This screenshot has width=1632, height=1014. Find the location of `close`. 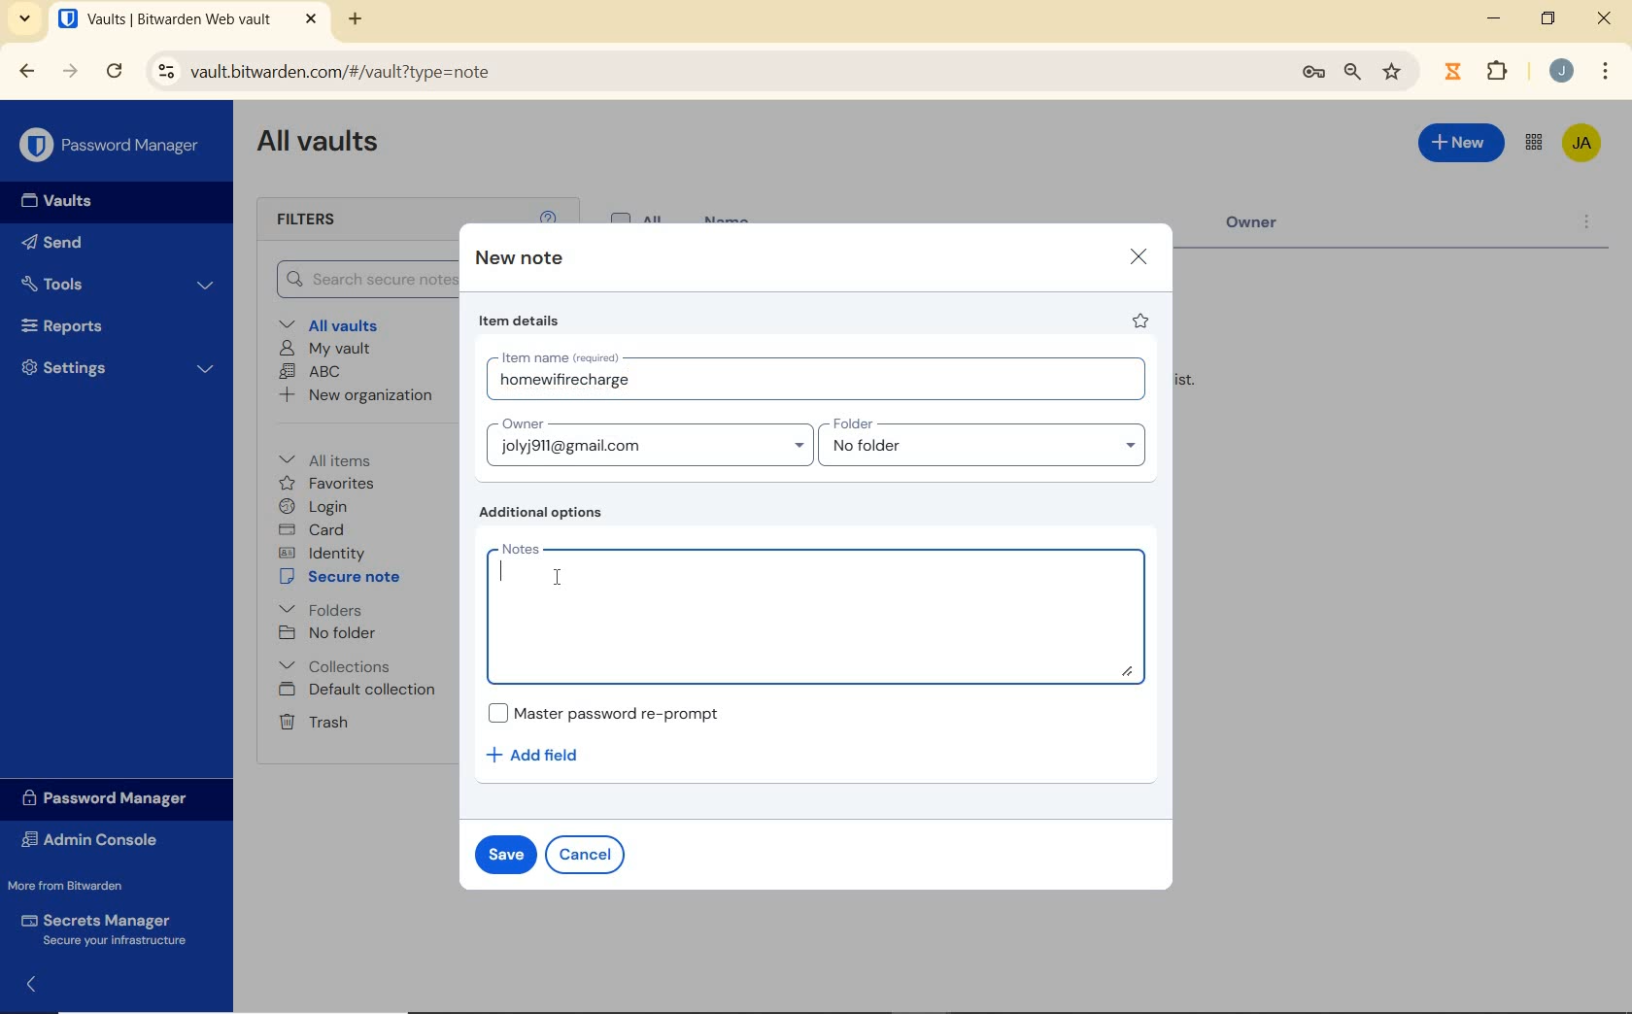

close is located at coordinates (1604, 17).